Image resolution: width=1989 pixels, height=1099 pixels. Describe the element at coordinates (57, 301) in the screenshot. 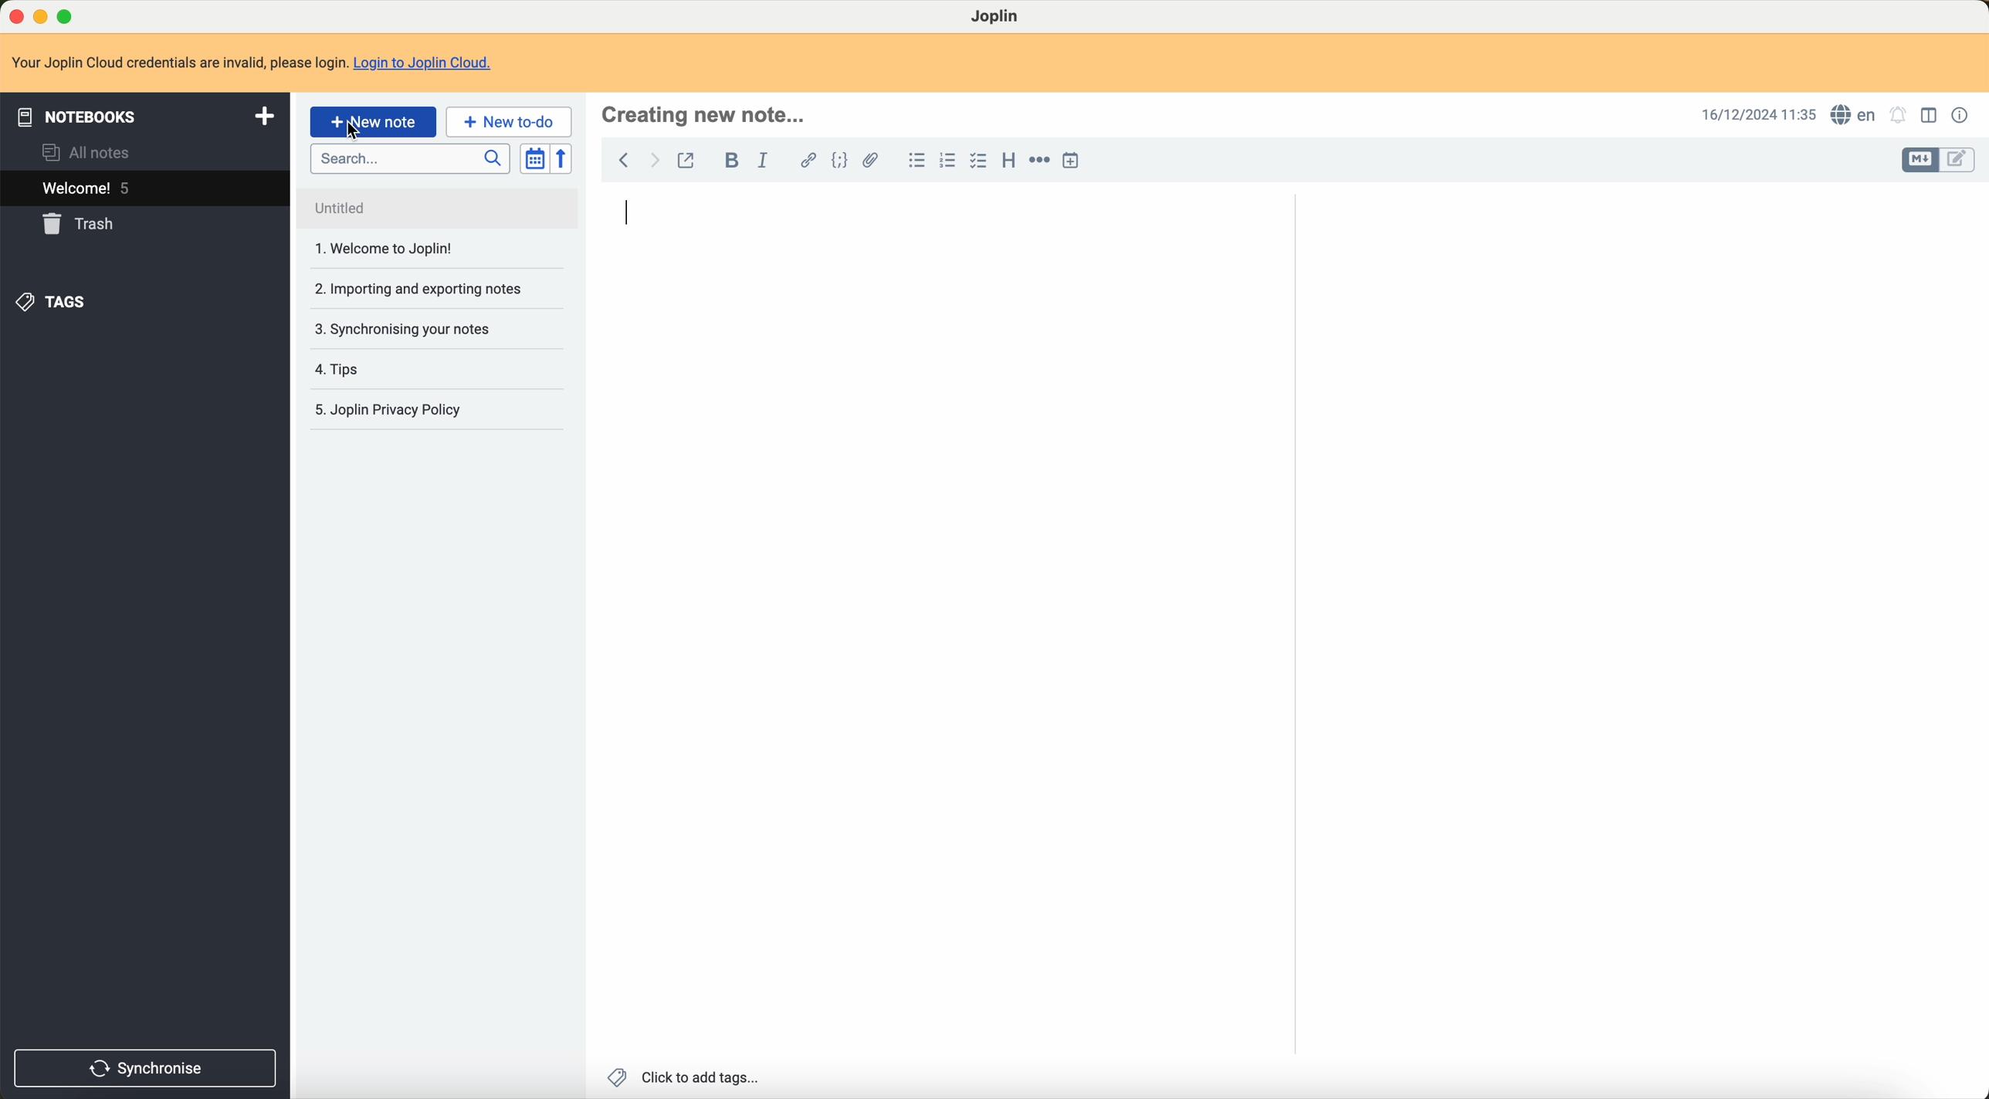

I see `tags` at that location.